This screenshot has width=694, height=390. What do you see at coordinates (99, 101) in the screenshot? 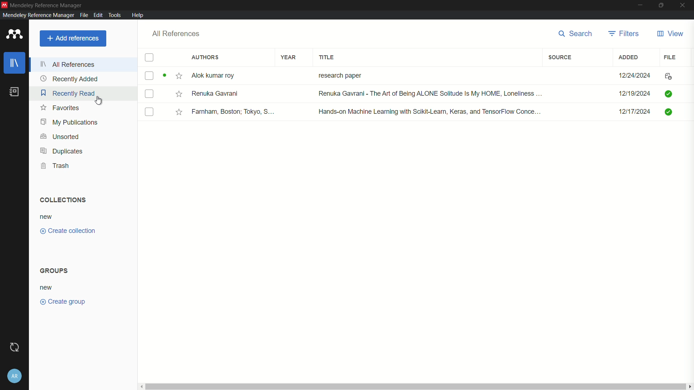
I see `cursor` at bounding box center [99, 101].